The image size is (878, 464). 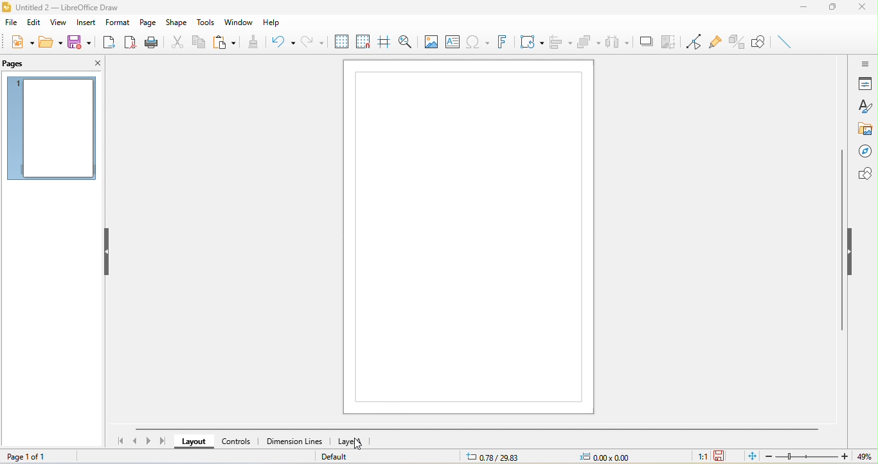 I want to click on 0.00x0.00, so click(x=598, y=455).